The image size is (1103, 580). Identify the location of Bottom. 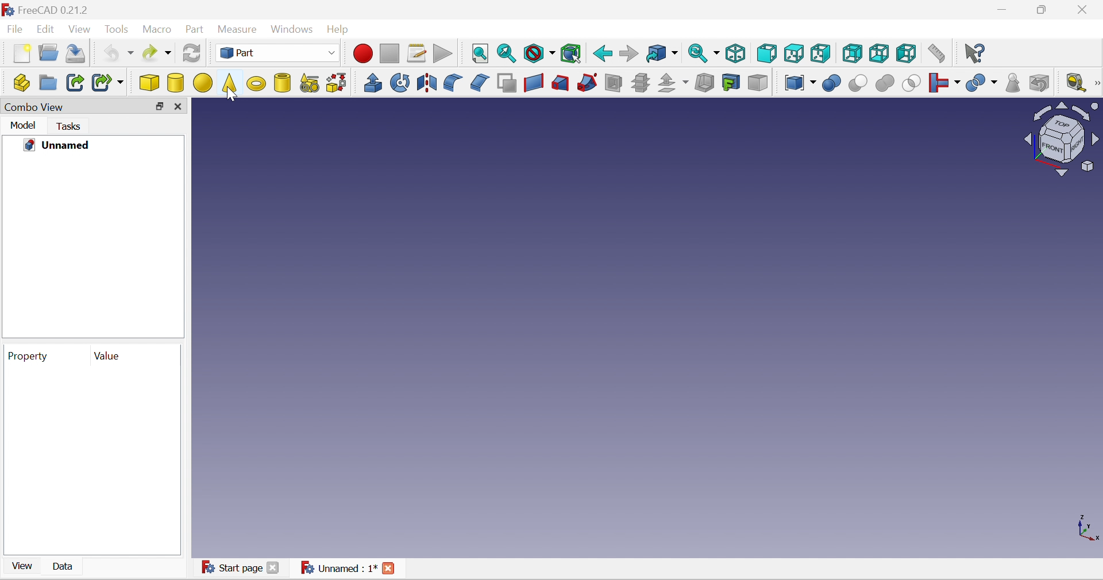
(879, 54).